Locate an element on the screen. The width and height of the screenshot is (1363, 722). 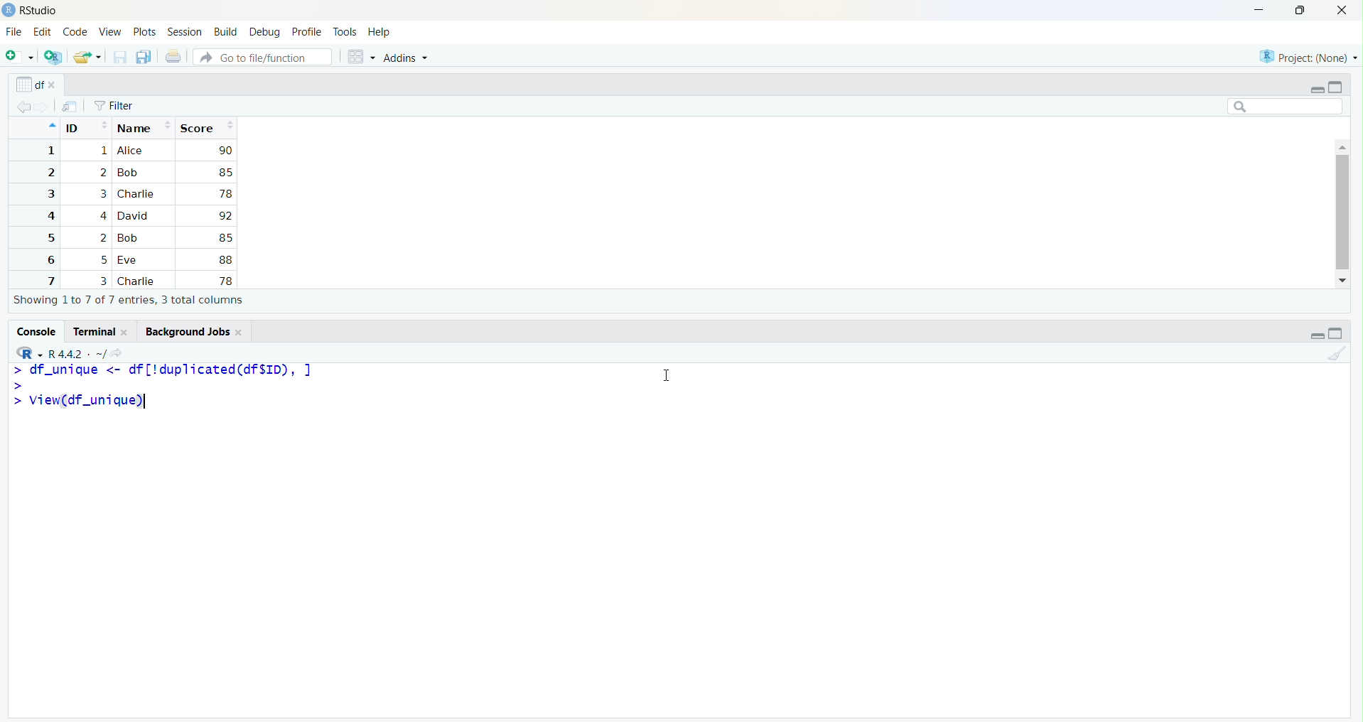
Tools is located at coordinates (345, 33).